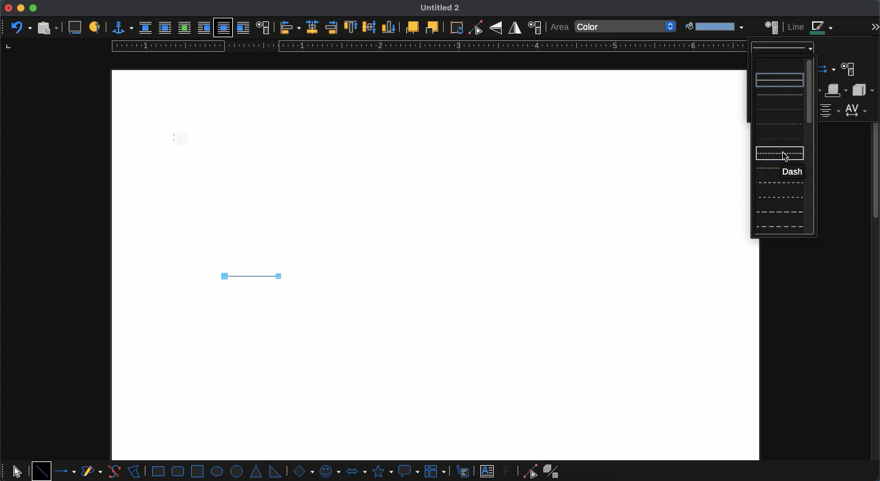 This screenshot has width=880, height=481. Describe the element at coordinates (20, 26) in the screenshot. I see `undo` at that location.